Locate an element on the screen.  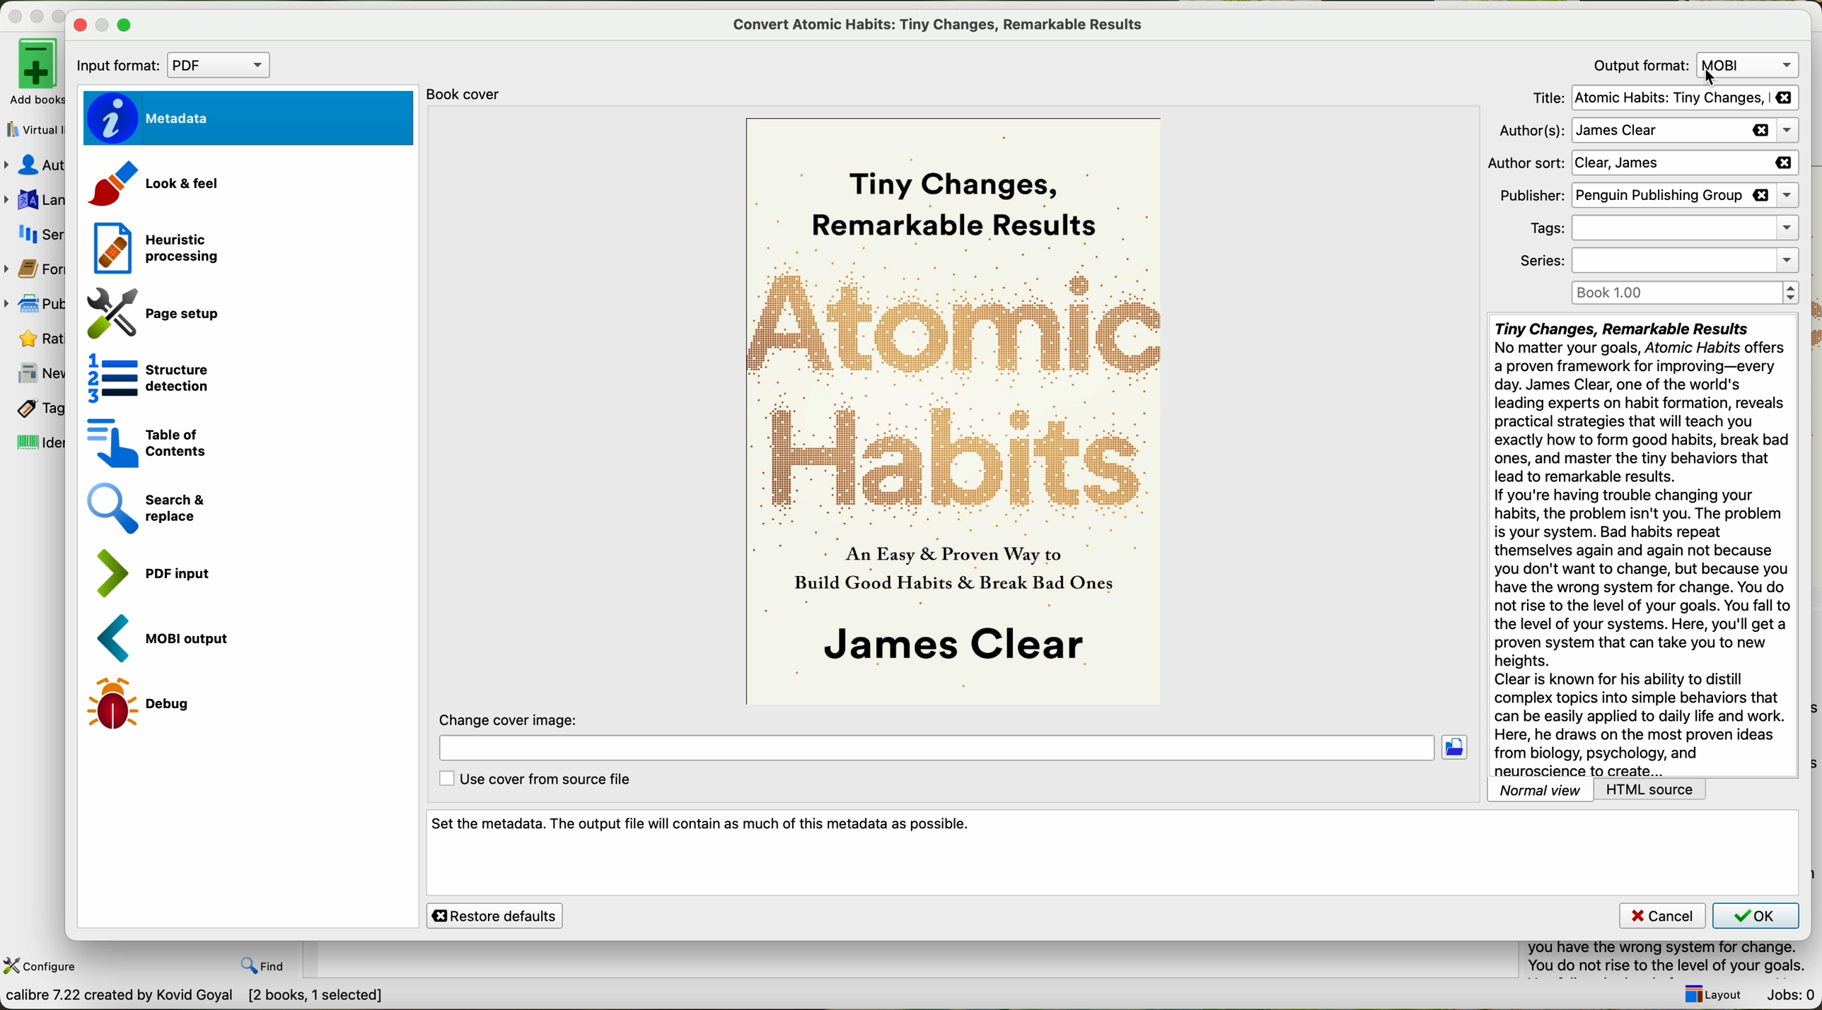
table of contents is located at coordinates (142, 440).